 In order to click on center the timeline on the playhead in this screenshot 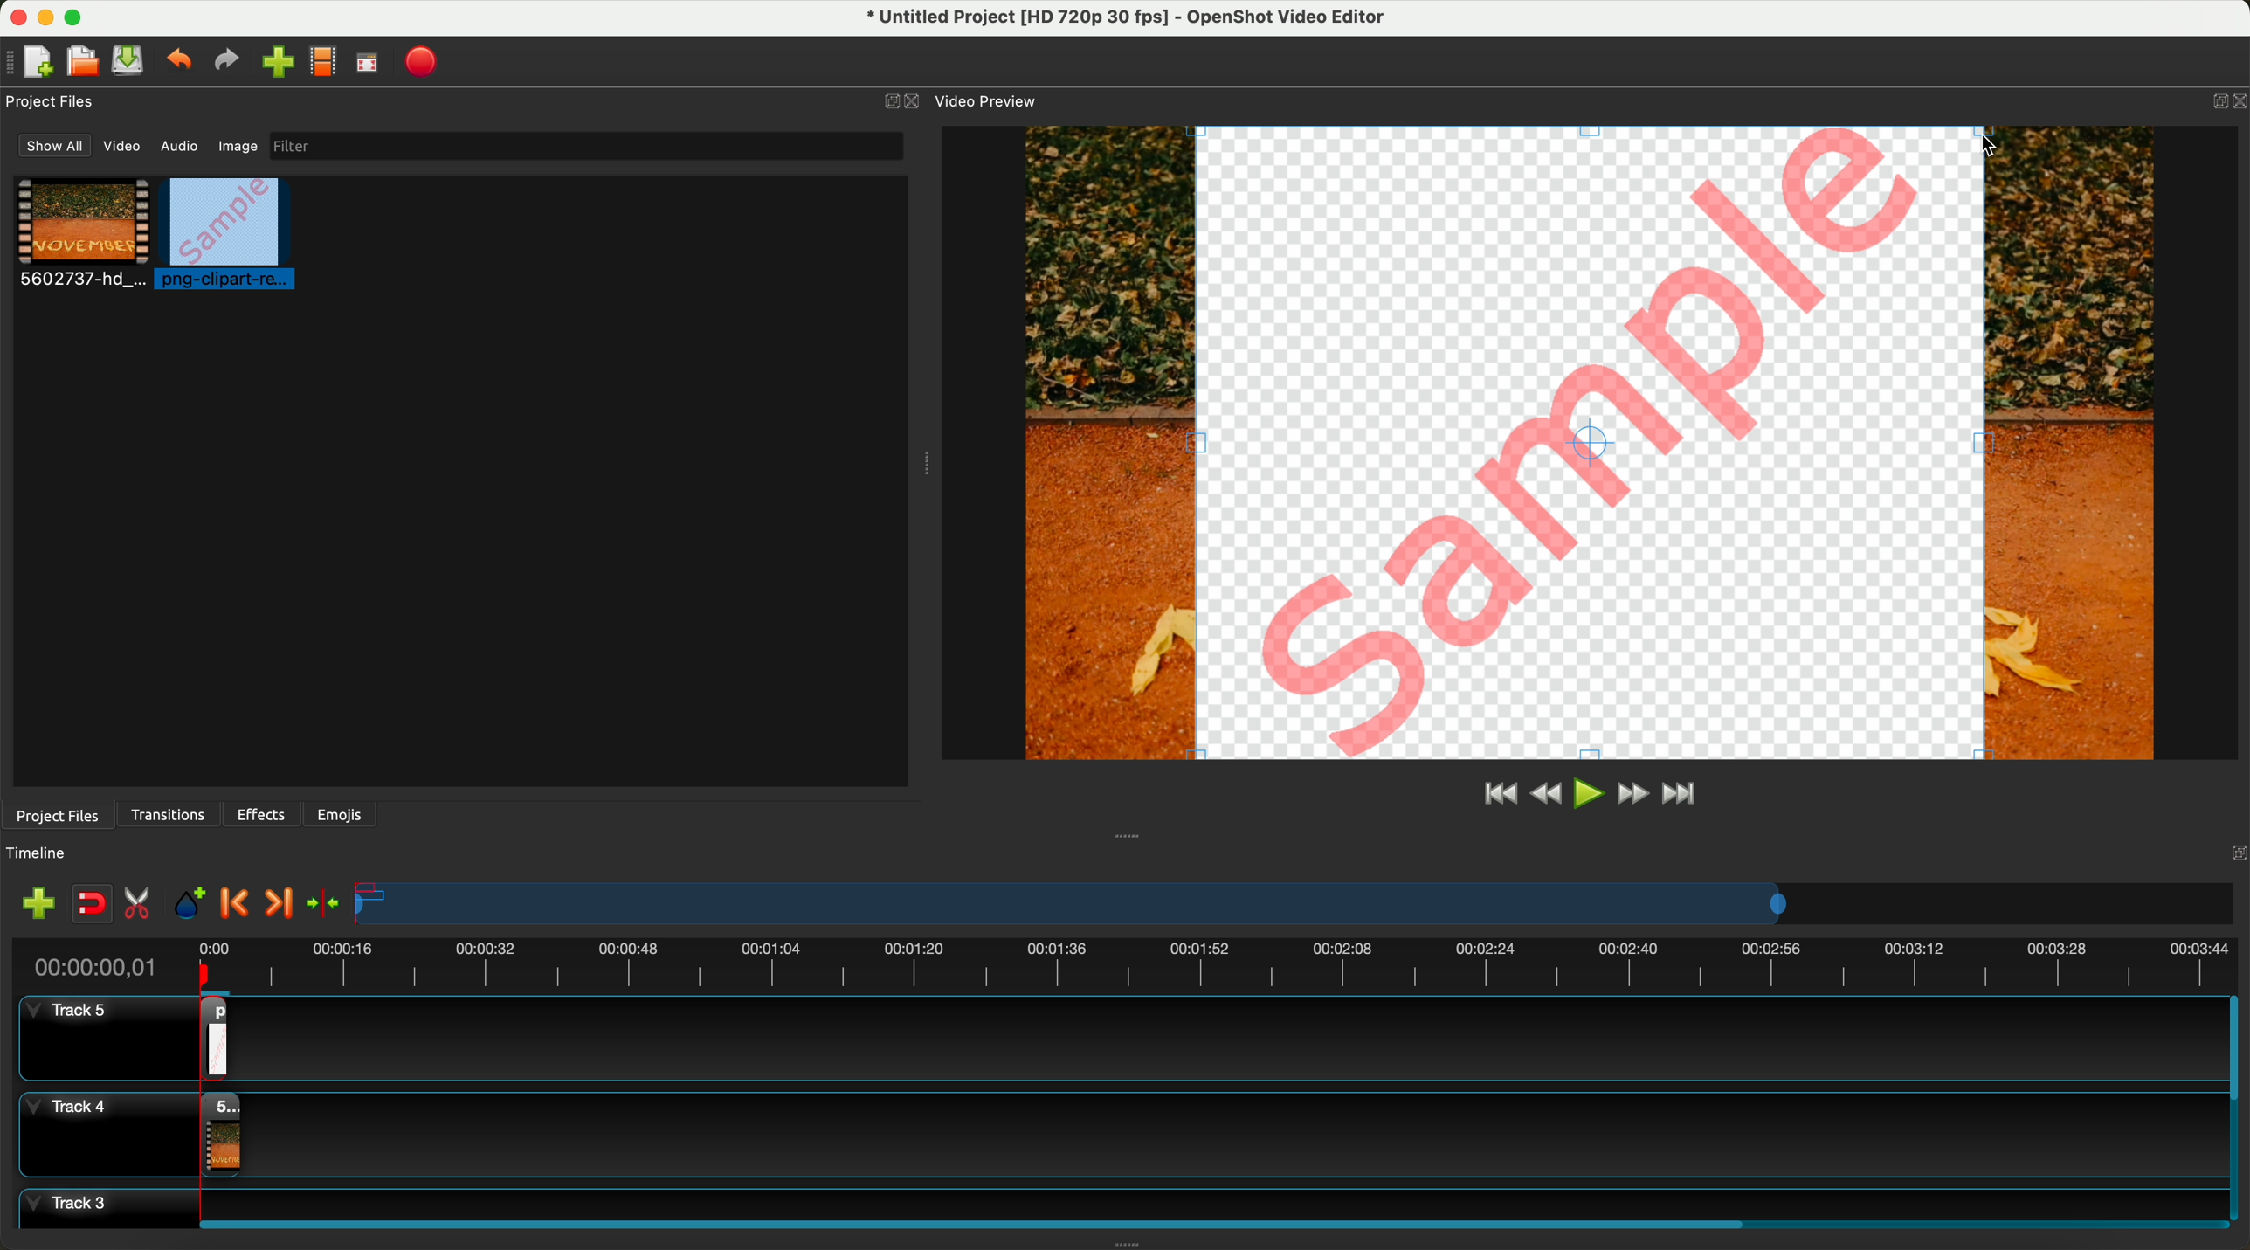, I will do `click(322, 902)`.